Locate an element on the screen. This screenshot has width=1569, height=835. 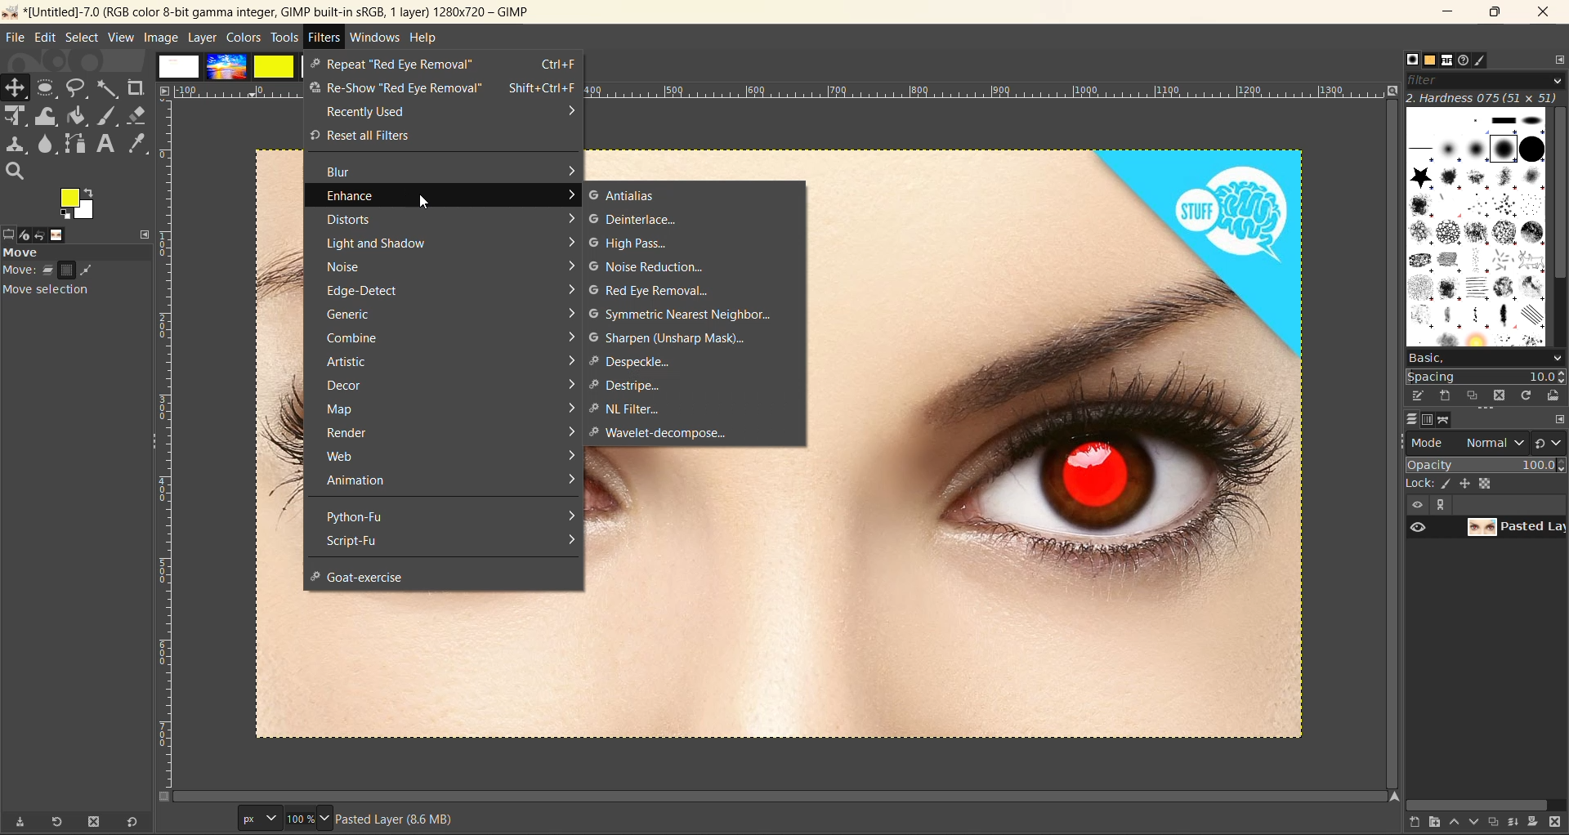
light and shadow is located at coordinates (449, 243).